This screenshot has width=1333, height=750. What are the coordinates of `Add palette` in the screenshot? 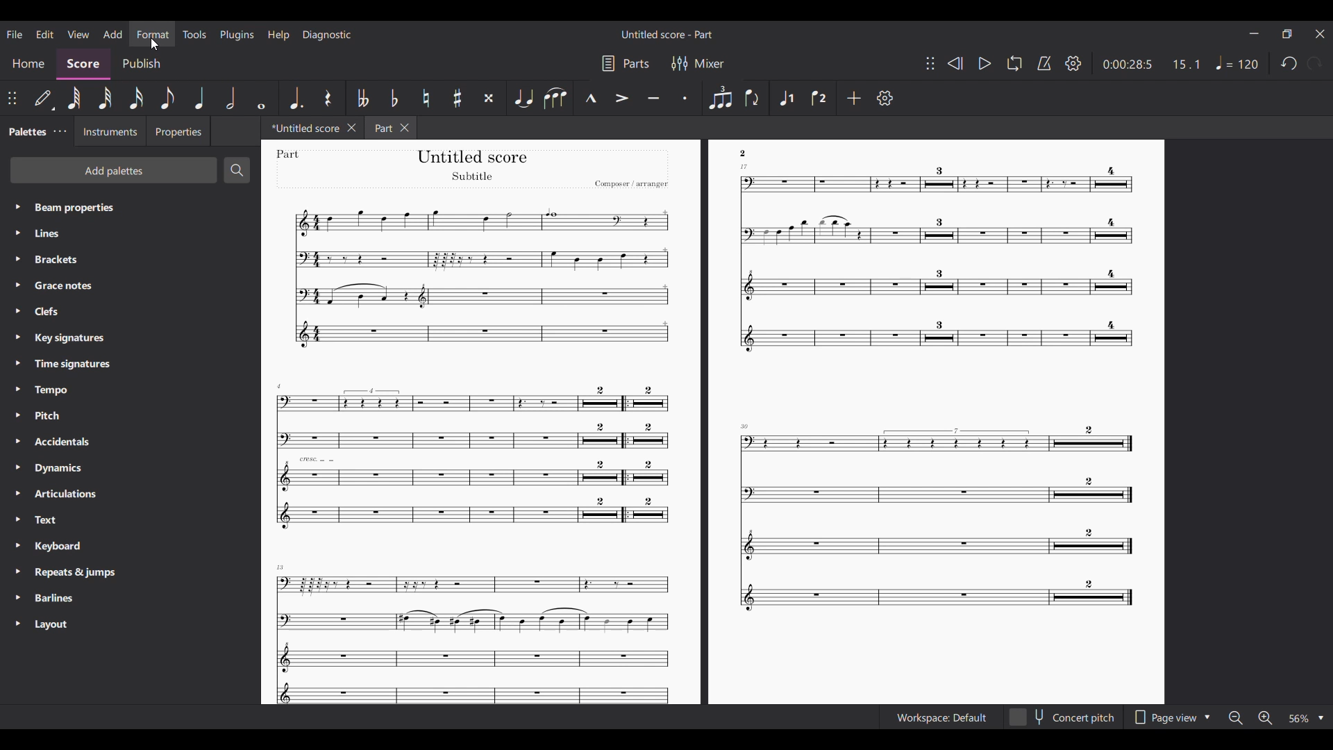 It's located at (114, 170).